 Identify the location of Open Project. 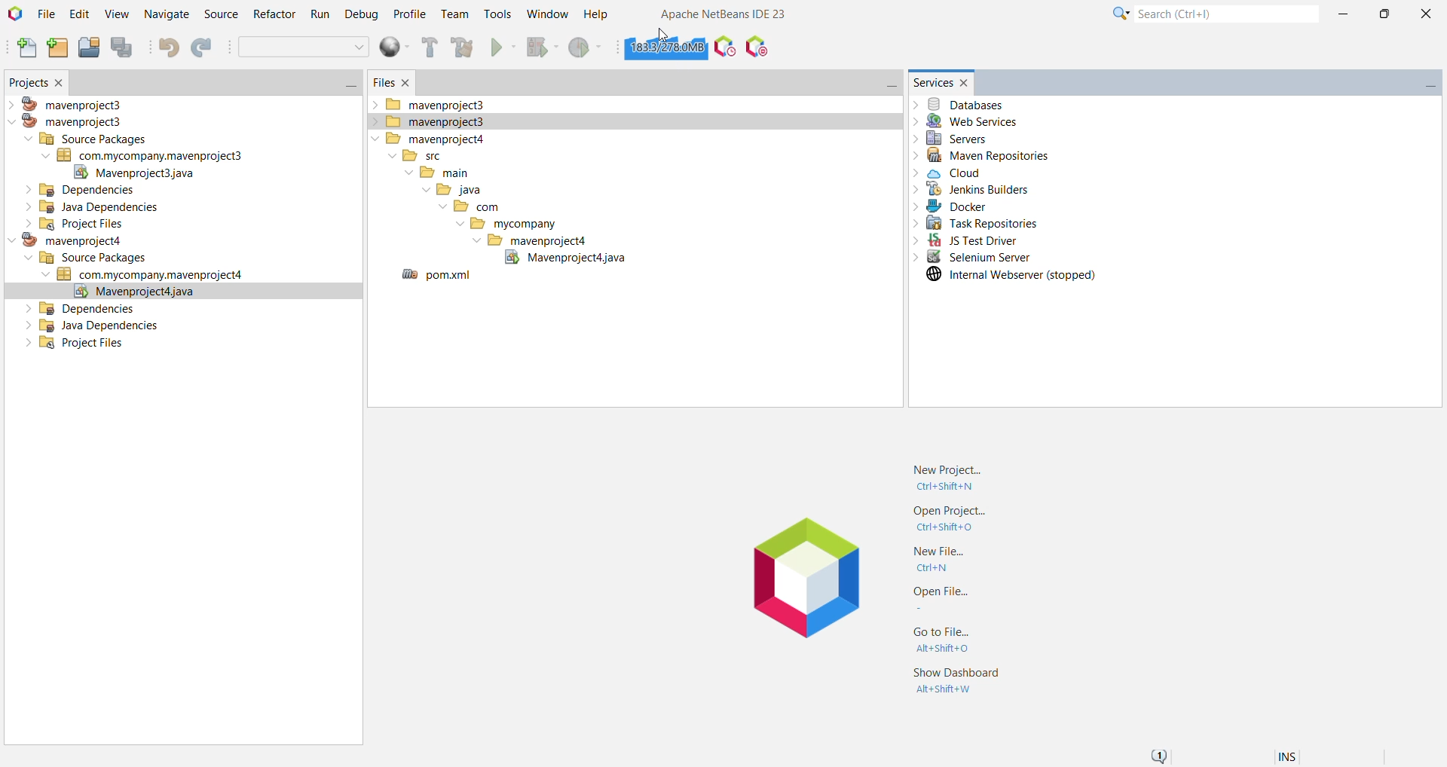
(947, 519).